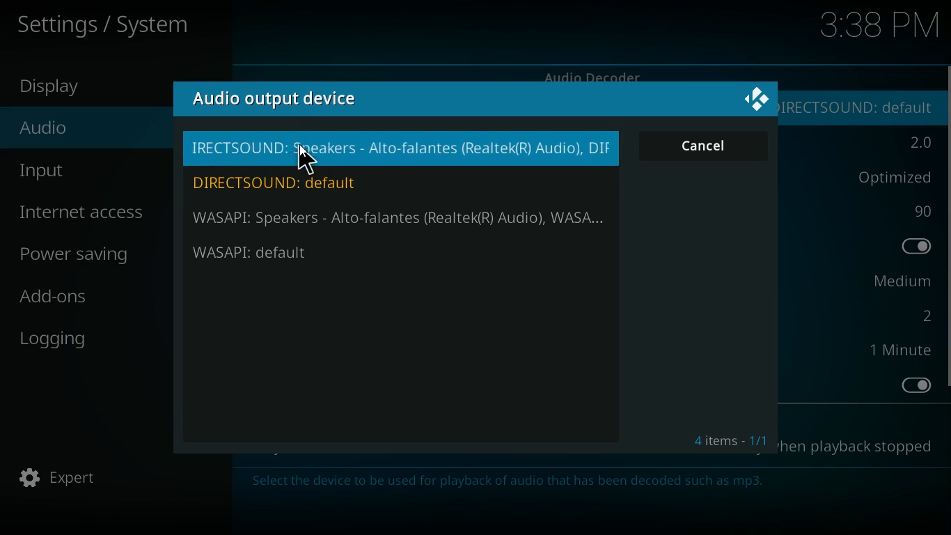  I want to click on option, so click(916, 142).